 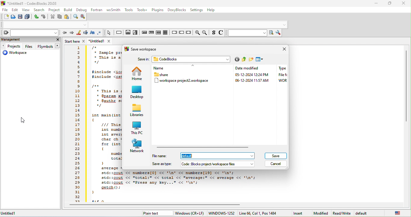 I want to click on search, so click(x=39, y=10).